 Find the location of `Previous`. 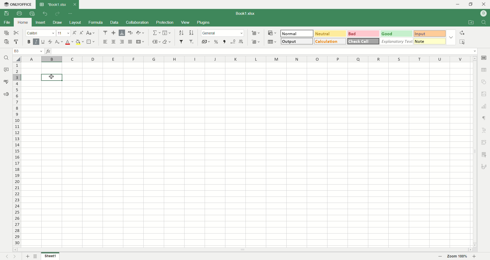

Previous is located at coordinates (6, 256).